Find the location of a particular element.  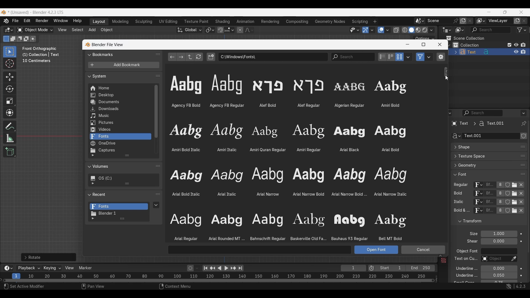

More about Blender is located at coordinates (6, 21).